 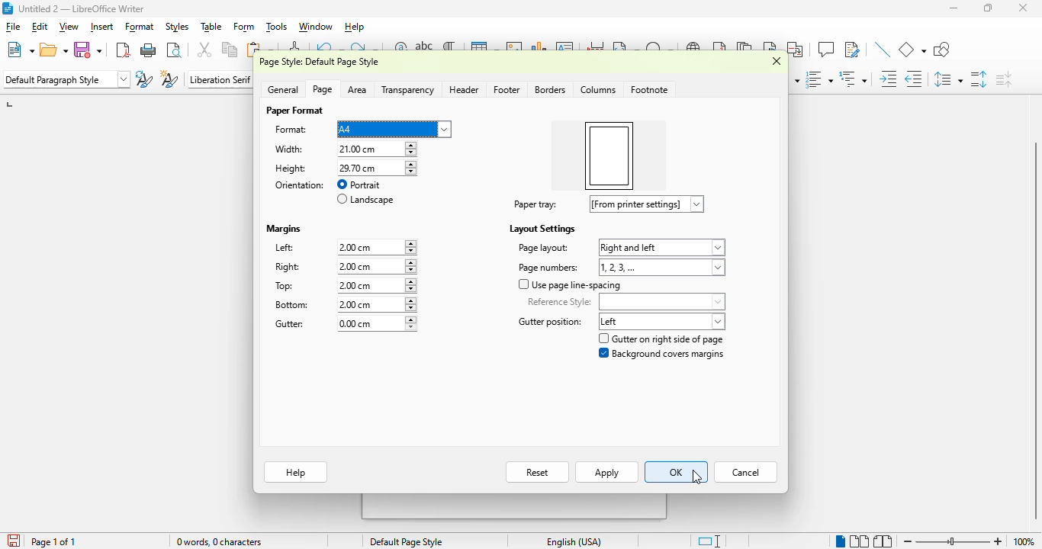 What do you see at coordinates (882, 541) in the screenshot?
I see `book view` at bounding box center [882, 541].